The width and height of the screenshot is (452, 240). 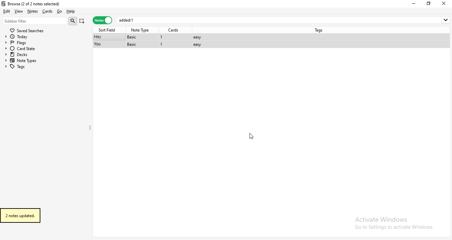 I want to click on edit, so click(x=6, y=11).